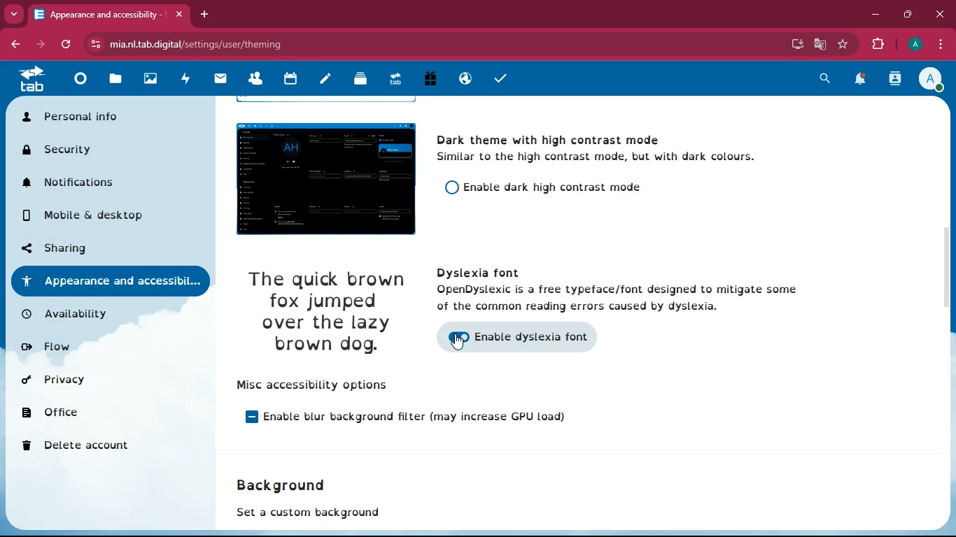 The width and height of the screenshot is (956, 537). I want to click on desktop, so click(796, 45).